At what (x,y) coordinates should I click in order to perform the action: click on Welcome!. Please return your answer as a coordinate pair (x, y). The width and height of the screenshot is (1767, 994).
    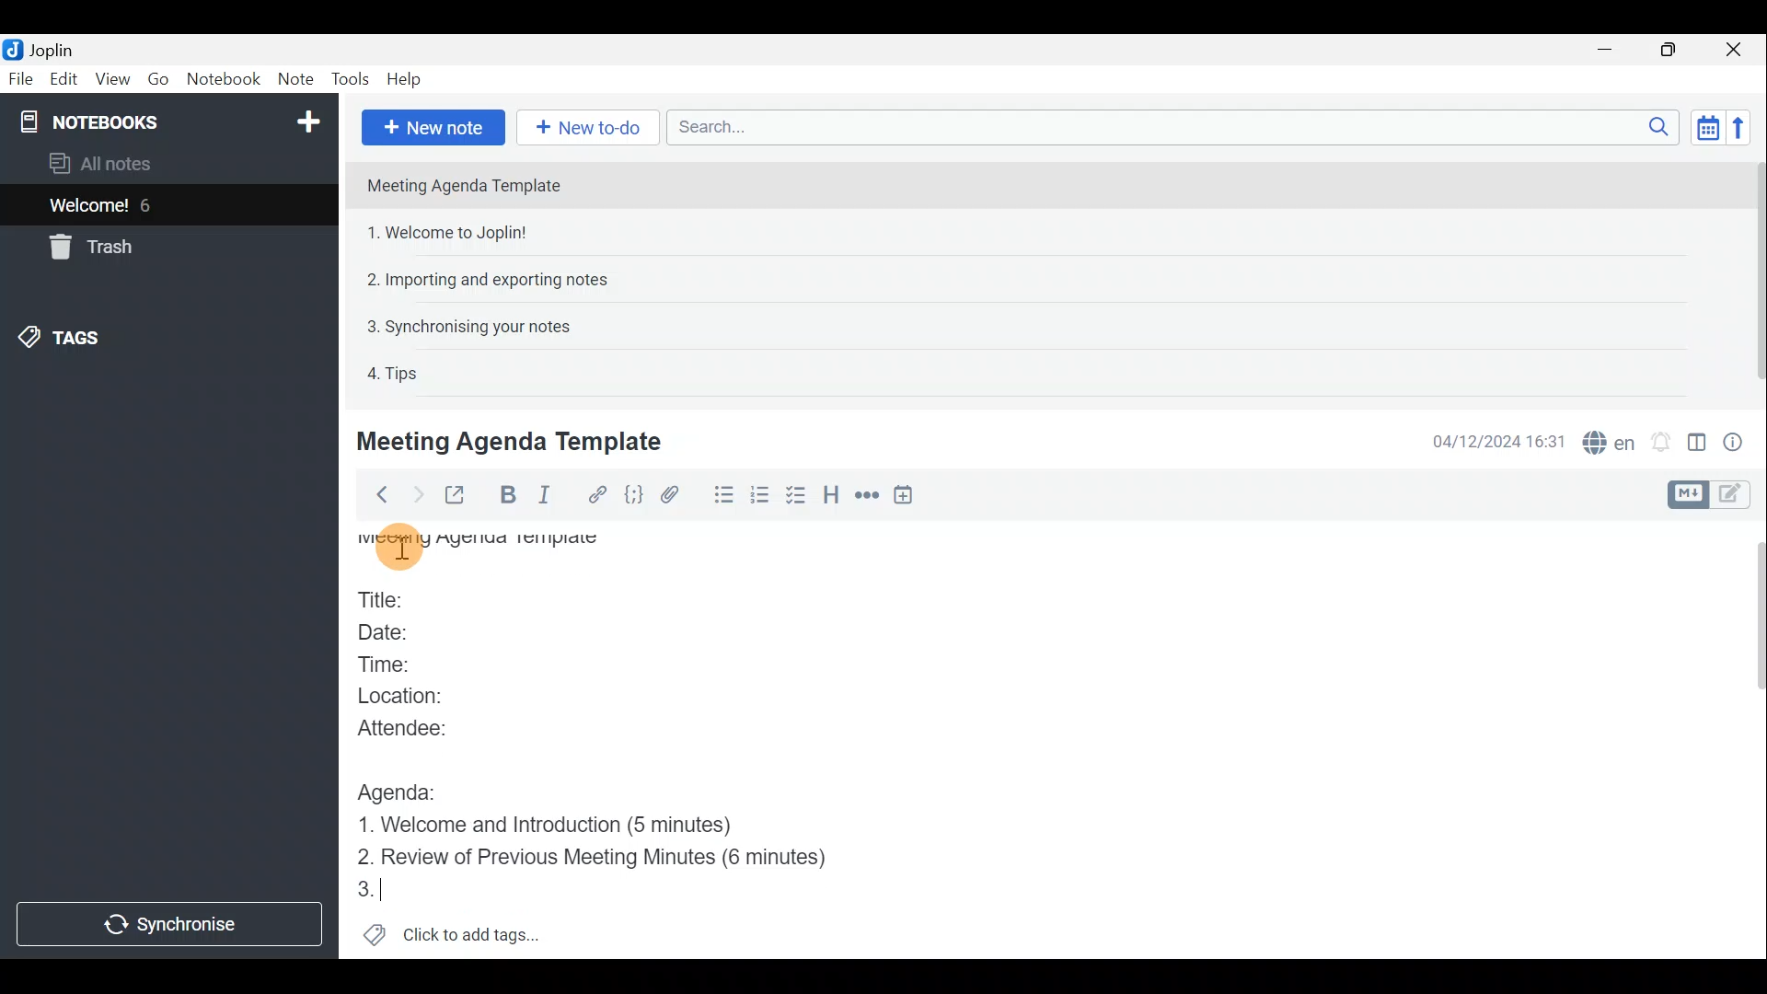
    Looking at the image, I should click on (90, 207).